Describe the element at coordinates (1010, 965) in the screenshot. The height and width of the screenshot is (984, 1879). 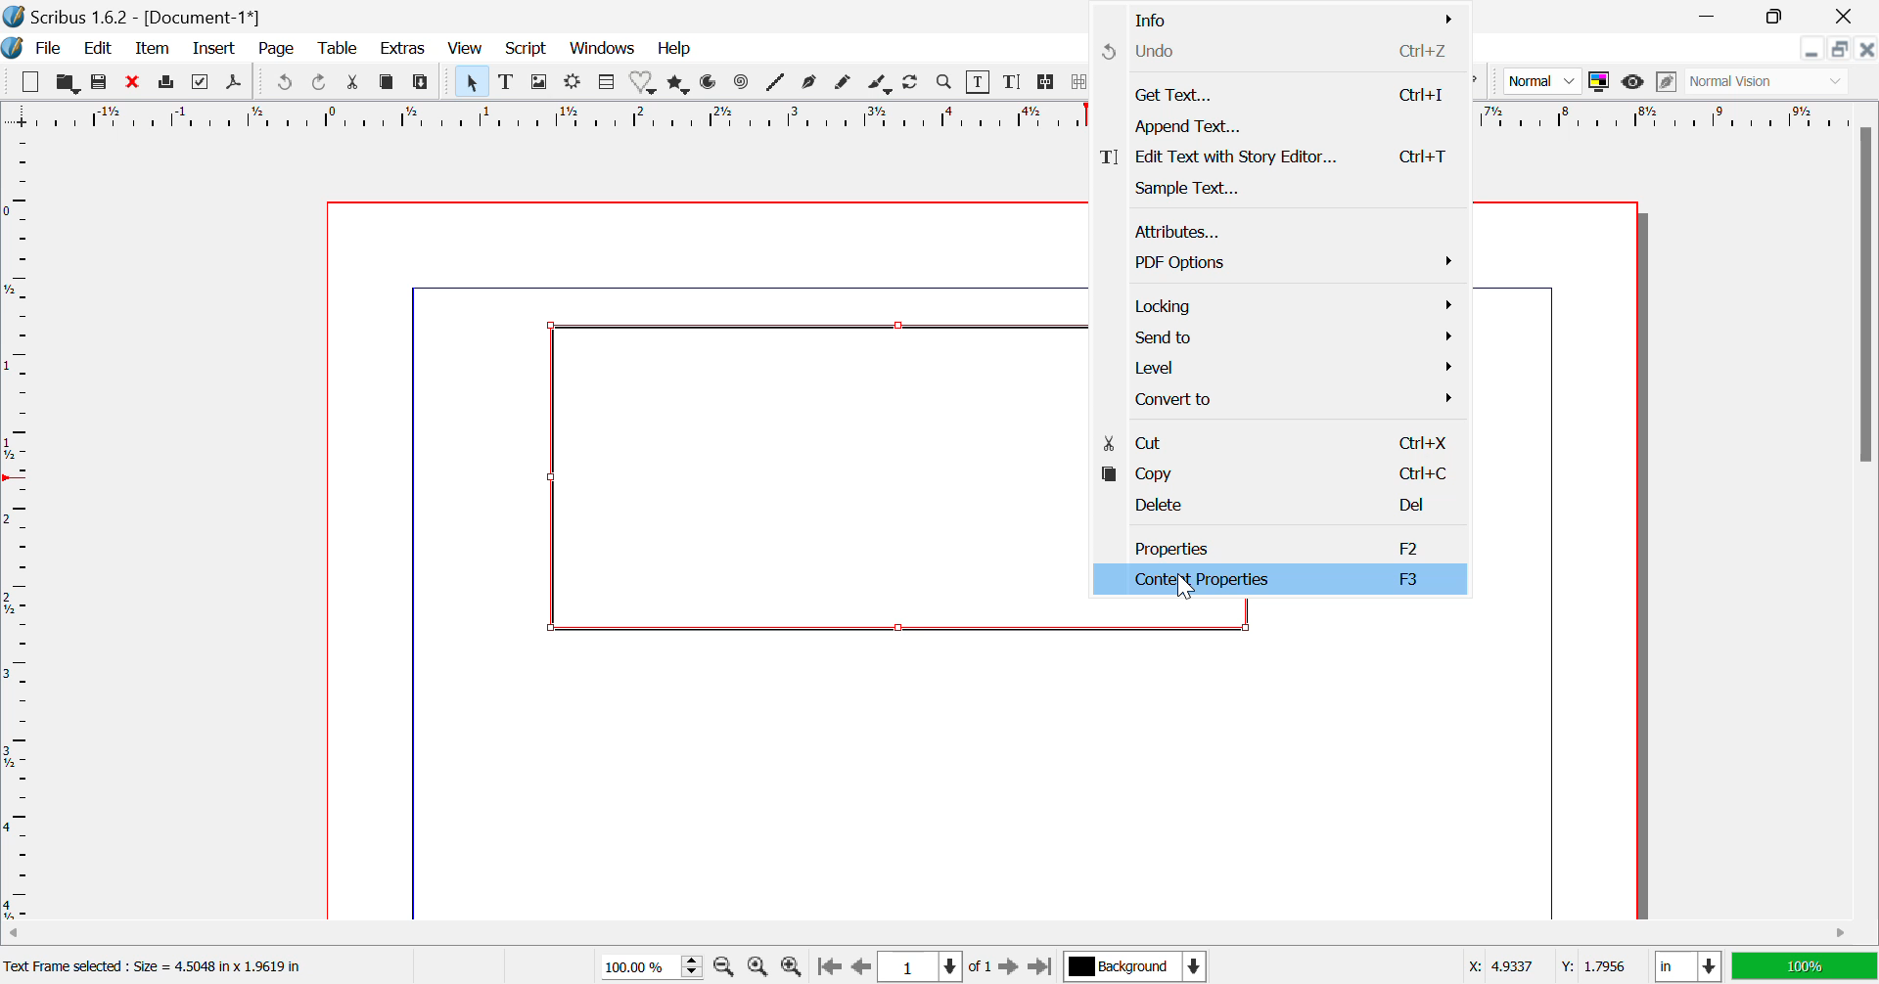
I see `Next Page` at that location.